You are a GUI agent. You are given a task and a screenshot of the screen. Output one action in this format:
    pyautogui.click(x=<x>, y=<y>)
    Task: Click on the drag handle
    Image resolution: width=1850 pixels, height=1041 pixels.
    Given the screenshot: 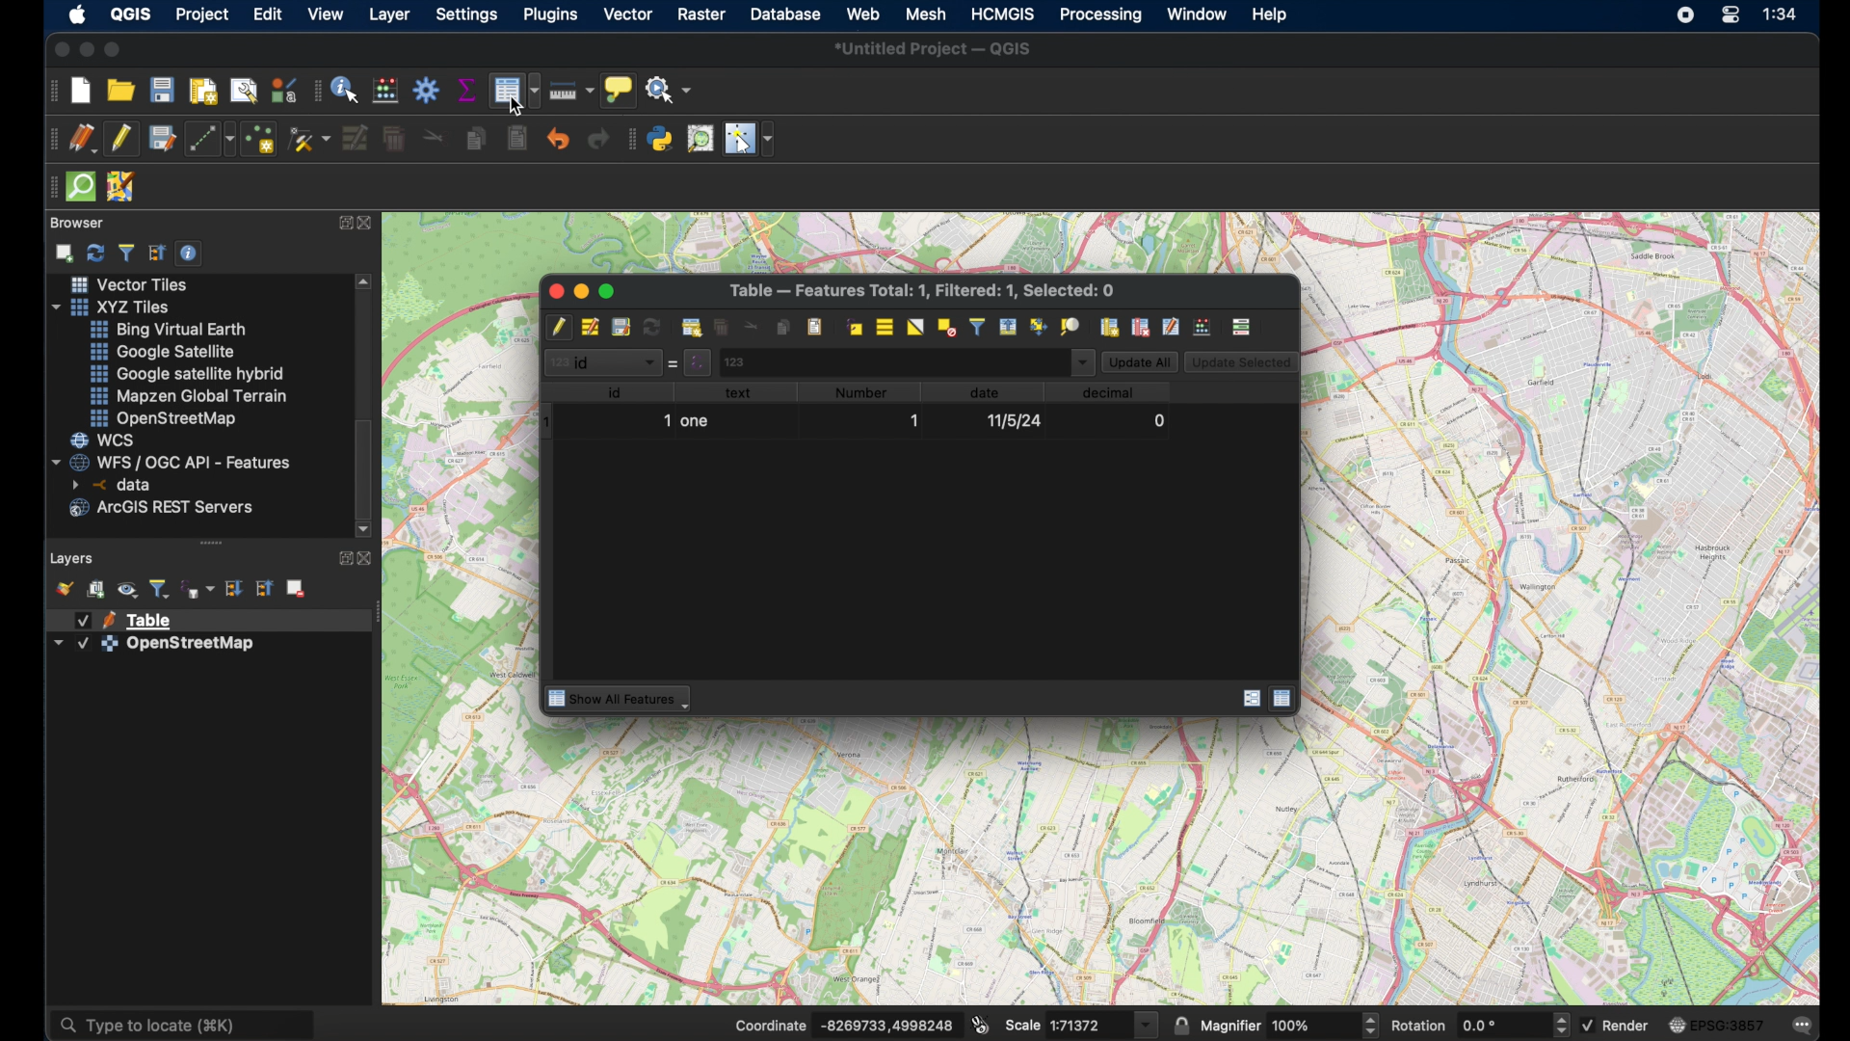 What is the action you would take?
    pyautogui.click(x=314, y=93)
    